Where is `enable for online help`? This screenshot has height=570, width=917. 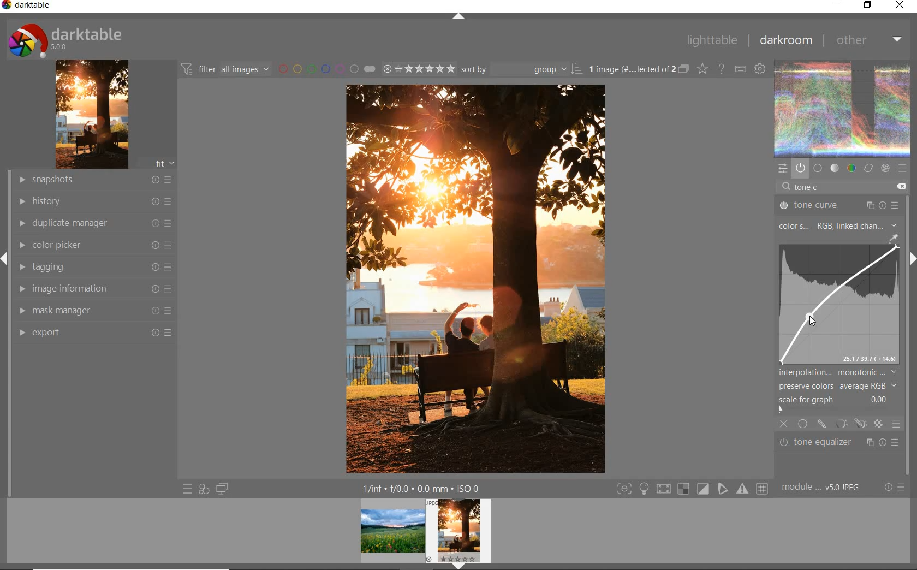 enable for online help is located at coordinates (723, 70).